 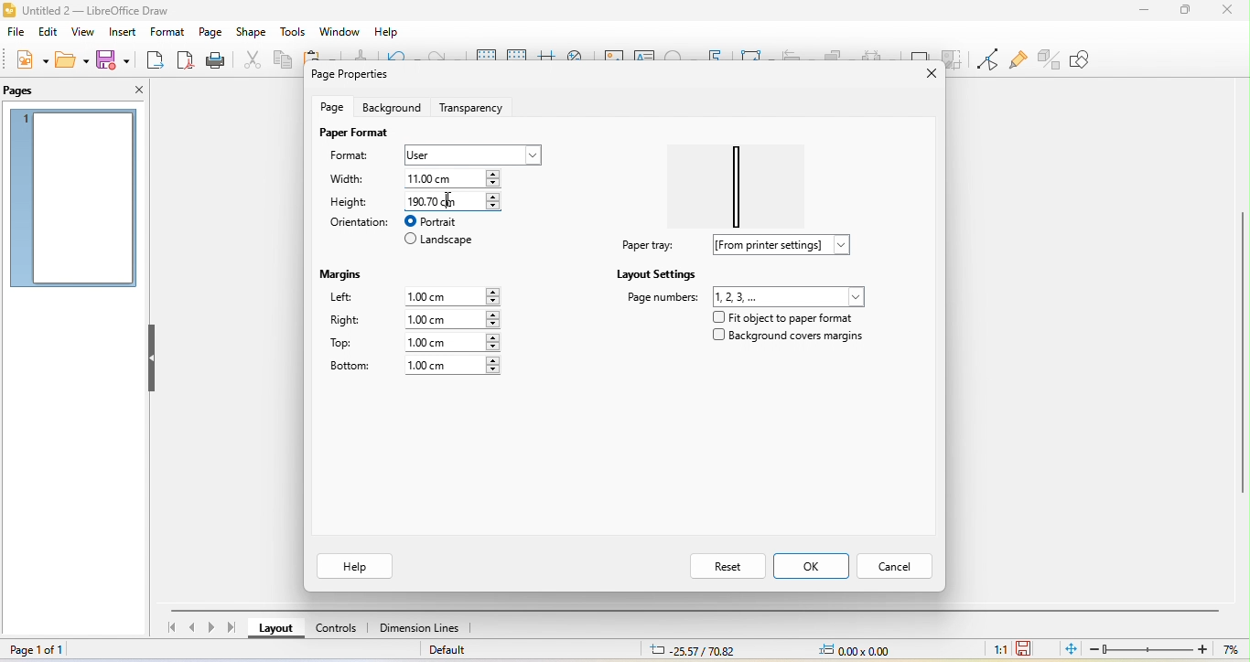 What do you see at coordinates (456, 294) in the screenshot?
I see `1.00 cm` at bounding box center [456, 294].